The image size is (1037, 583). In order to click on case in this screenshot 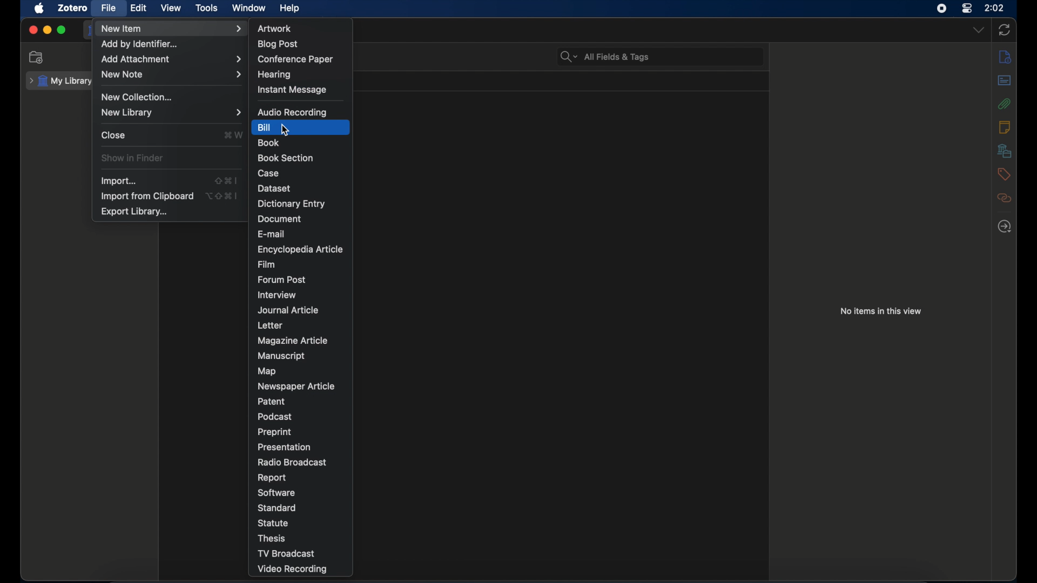, I will do `click(269, 174)`.